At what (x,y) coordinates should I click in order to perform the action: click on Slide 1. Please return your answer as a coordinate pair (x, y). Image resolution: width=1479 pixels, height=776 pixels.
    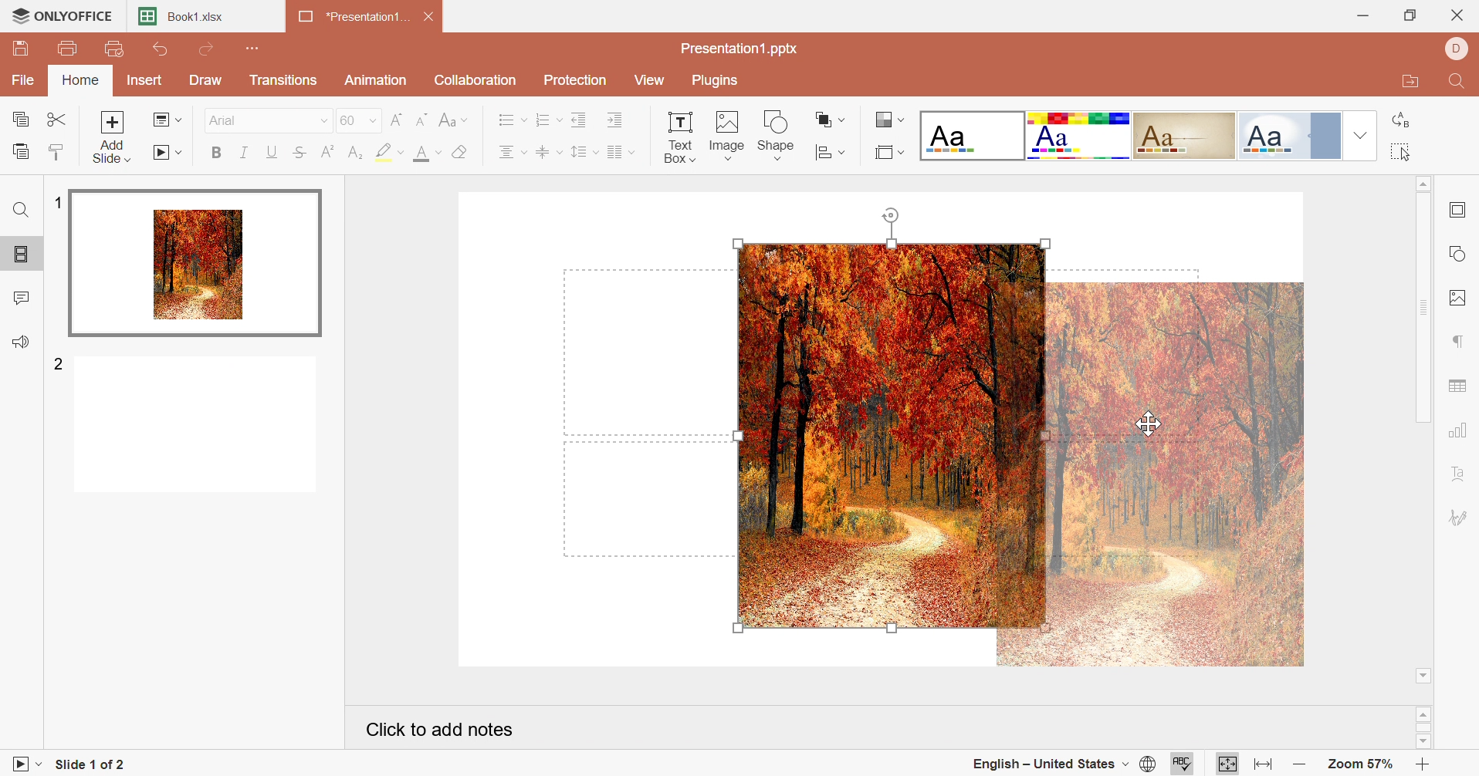
    Looking at the image, I should click on (197, 265).